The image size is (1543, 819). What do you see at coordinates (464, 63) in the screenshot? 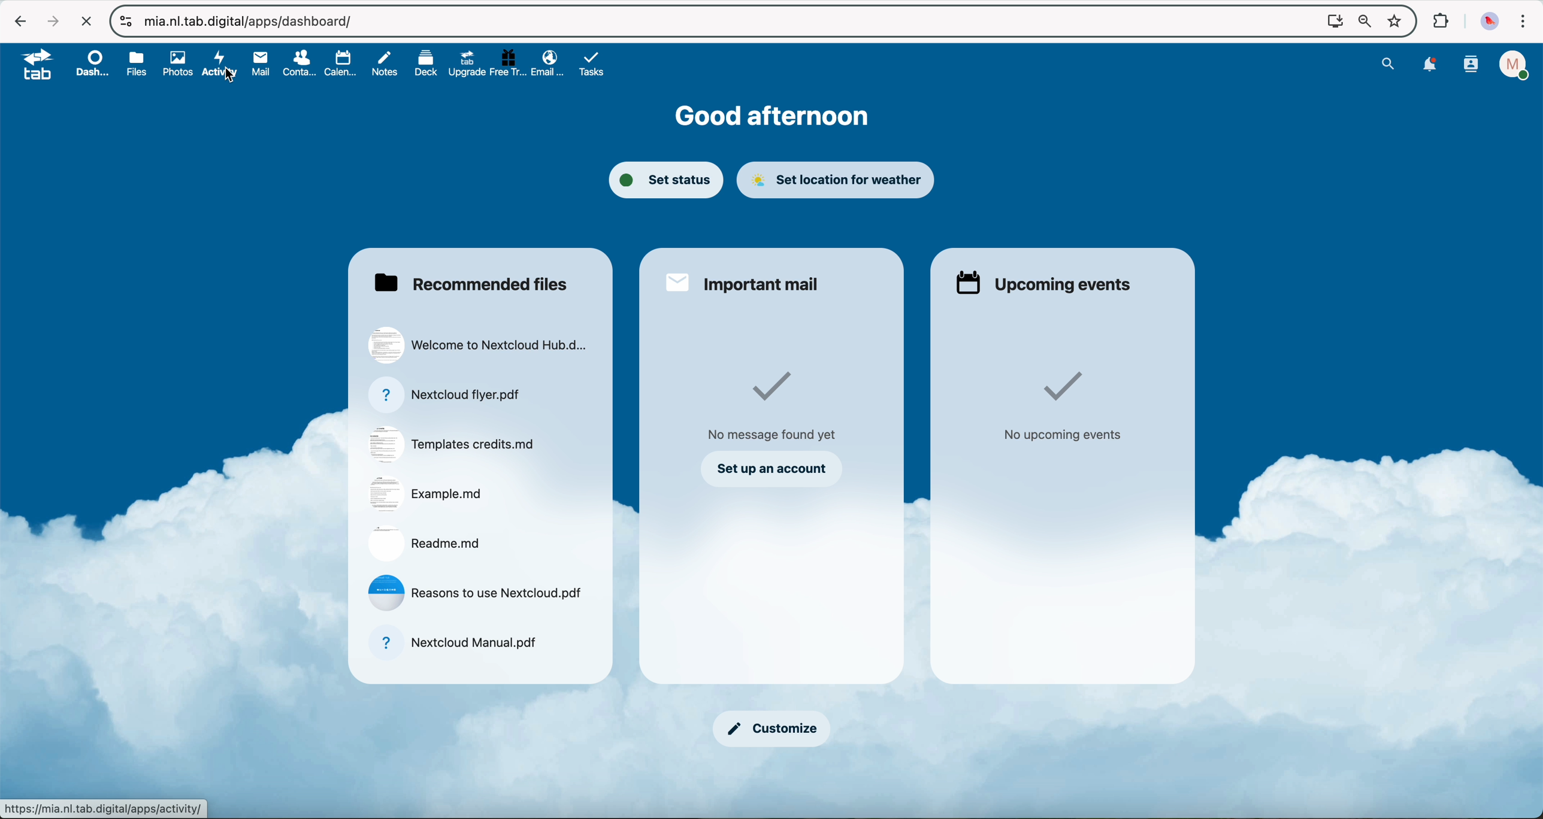
I see `upgrade` at bounding box center [464, 63].